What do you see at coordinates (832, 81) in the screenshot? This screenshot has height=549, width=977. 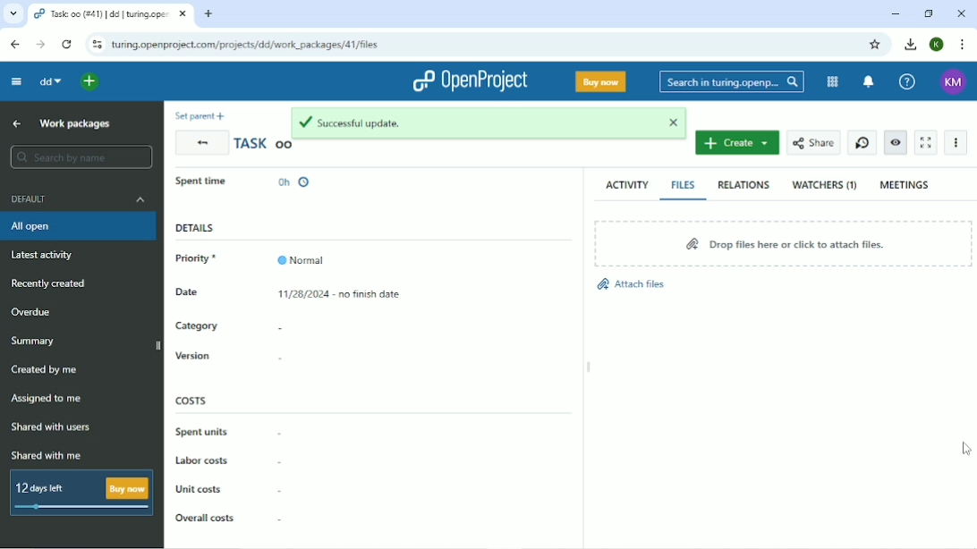 I see `Modules` at bounding box center [832, 81].